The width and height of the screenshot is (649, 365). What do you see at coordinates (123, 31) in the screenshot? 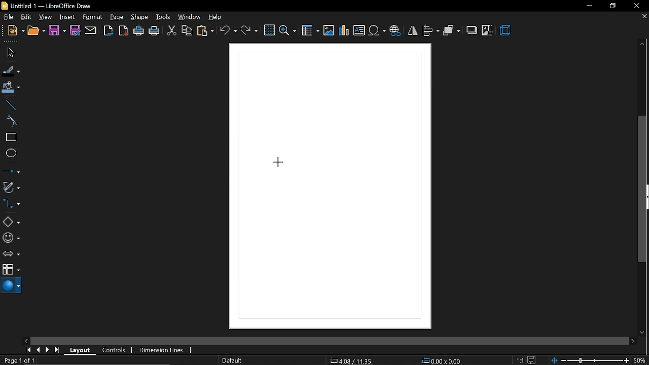
I see `export as pdf` at bounding box center [123, 31].